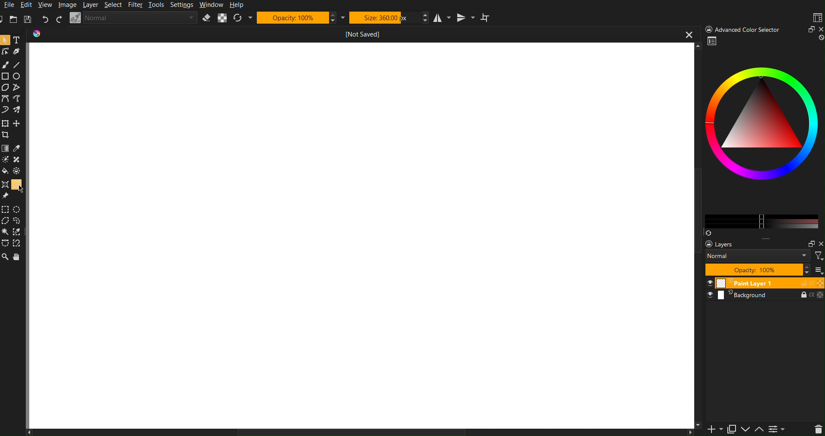 This screenshot has width=825, height=436. I want to click on Workspace, so click(363, 236).